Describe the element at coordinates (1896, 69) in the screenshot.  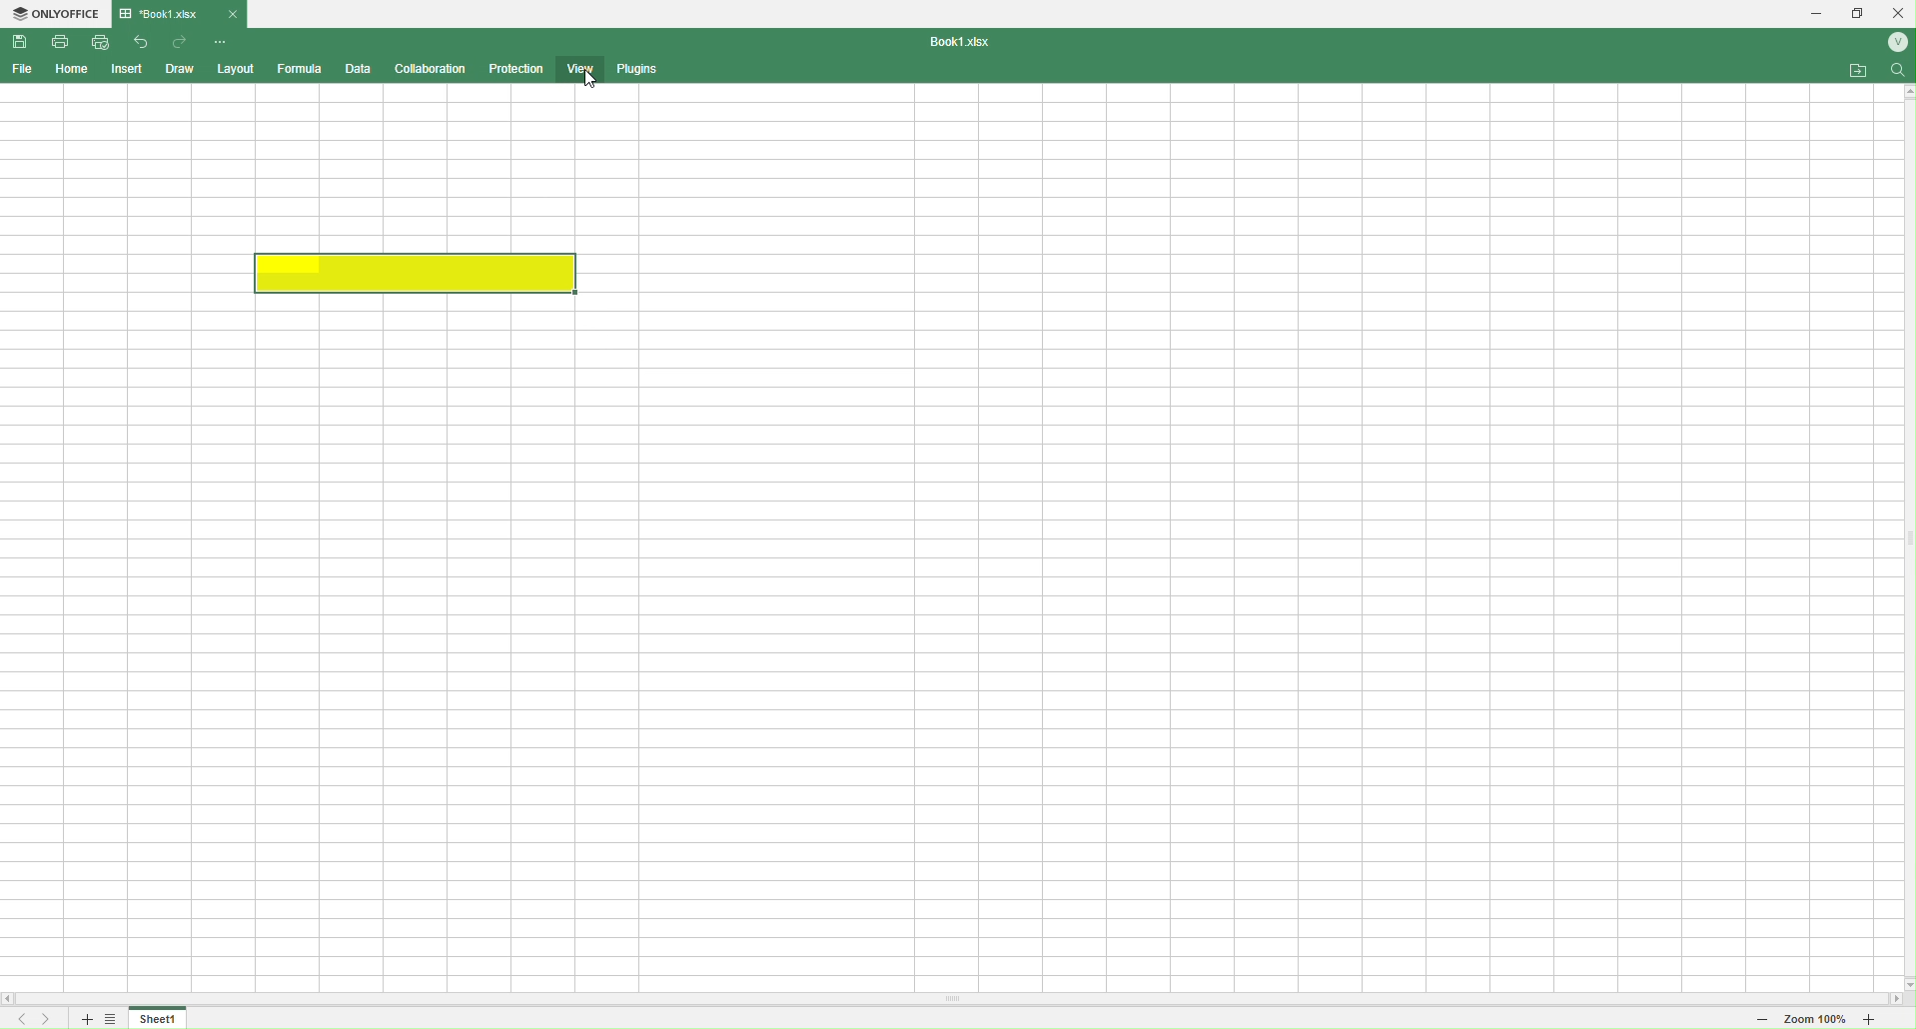
I see `Find` at that location.